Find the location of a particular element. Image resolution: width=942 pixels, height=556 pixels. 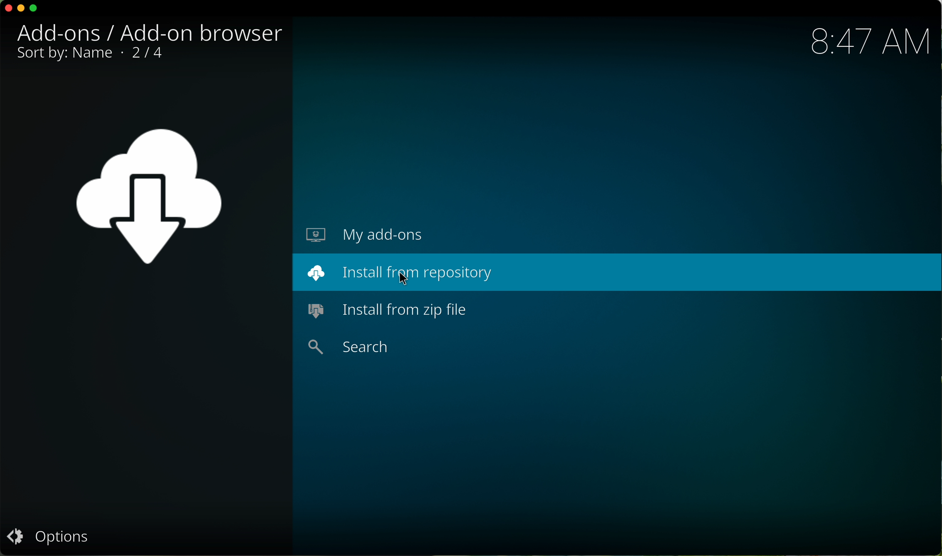

sort by: name is located at coordinates (64, 55).